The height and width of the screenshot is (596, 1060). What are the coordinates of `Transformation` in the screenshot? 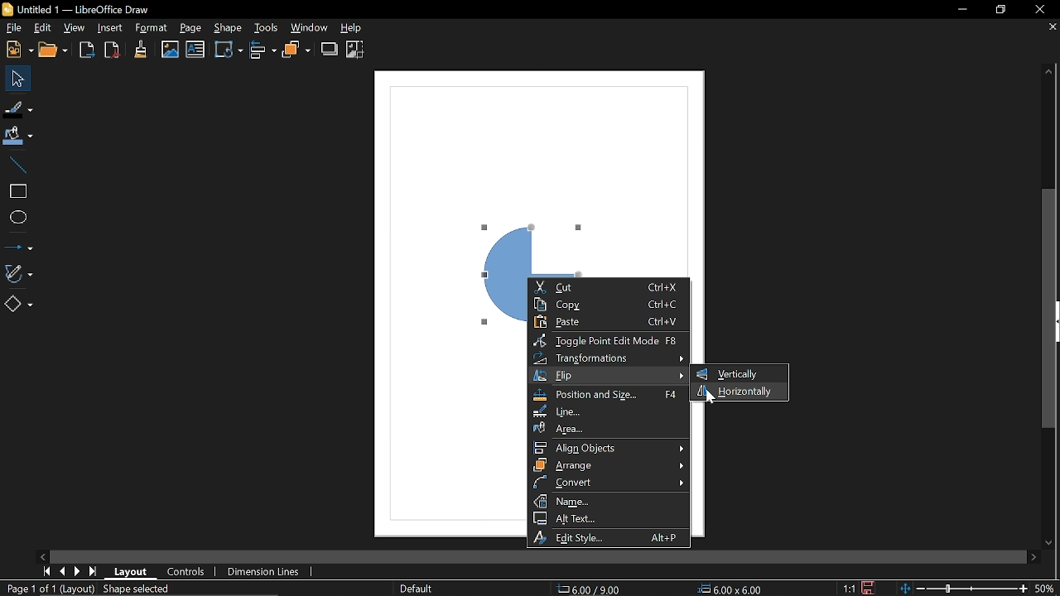 It's located at (607, 358).